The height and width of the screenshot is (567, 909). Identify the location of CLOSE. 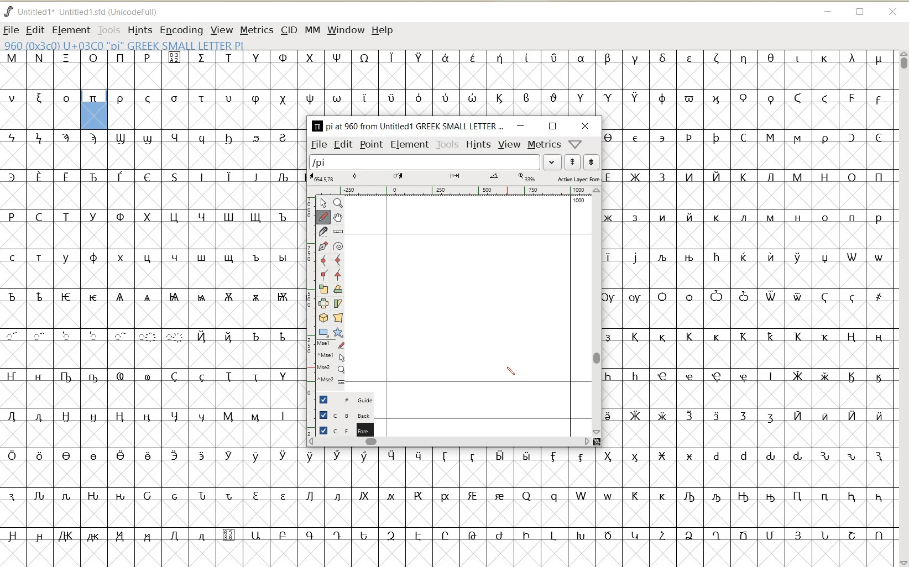
(587, 127).